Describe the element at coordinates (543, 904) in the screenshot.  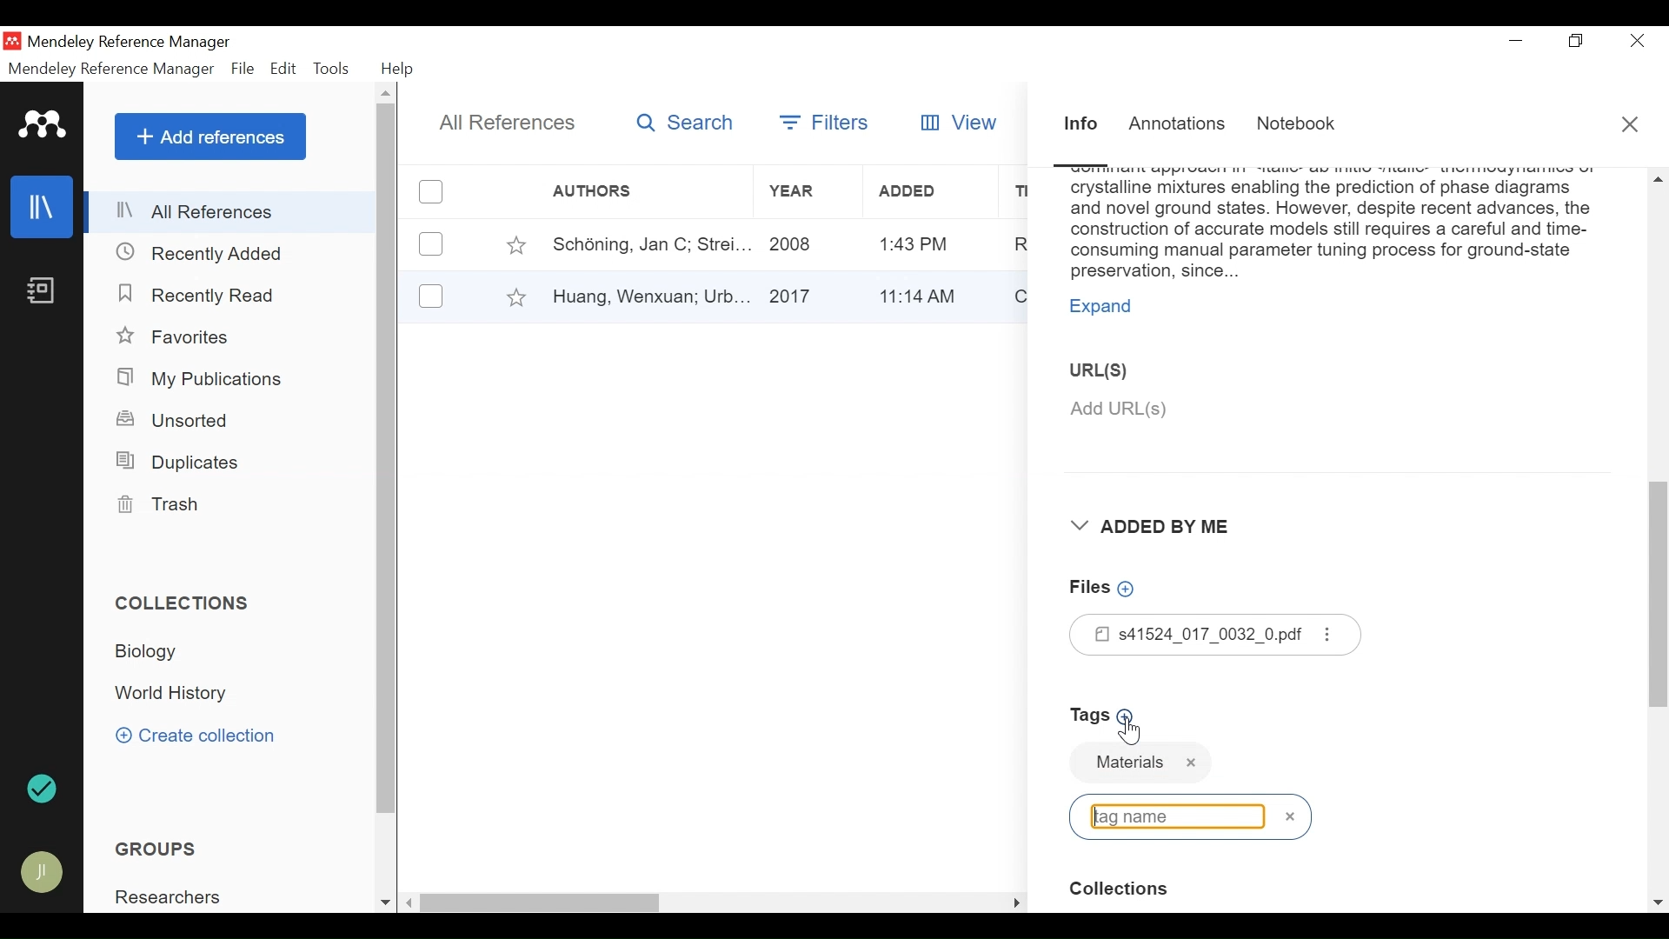
I see `Vertical Scroll bar` at that location.